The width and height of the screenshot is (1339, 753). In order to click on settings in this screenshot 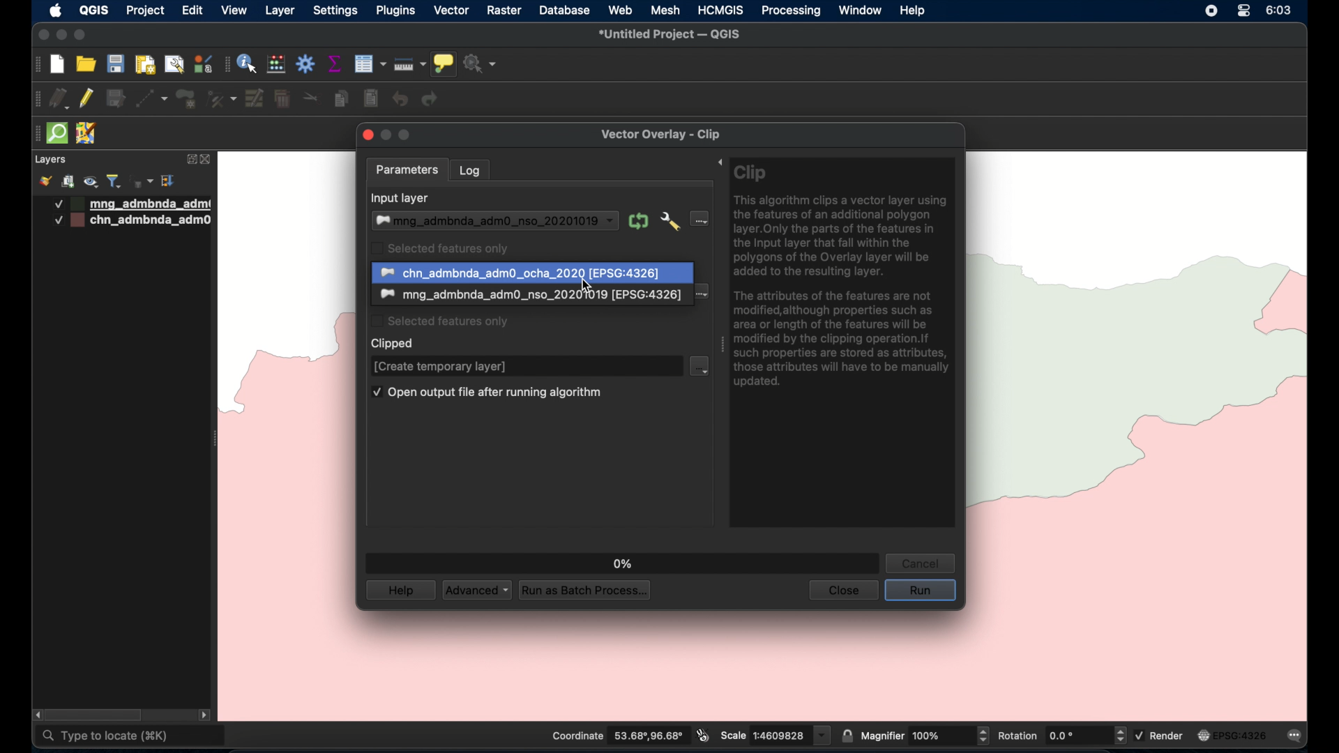, I will do `click(335, 12)`.